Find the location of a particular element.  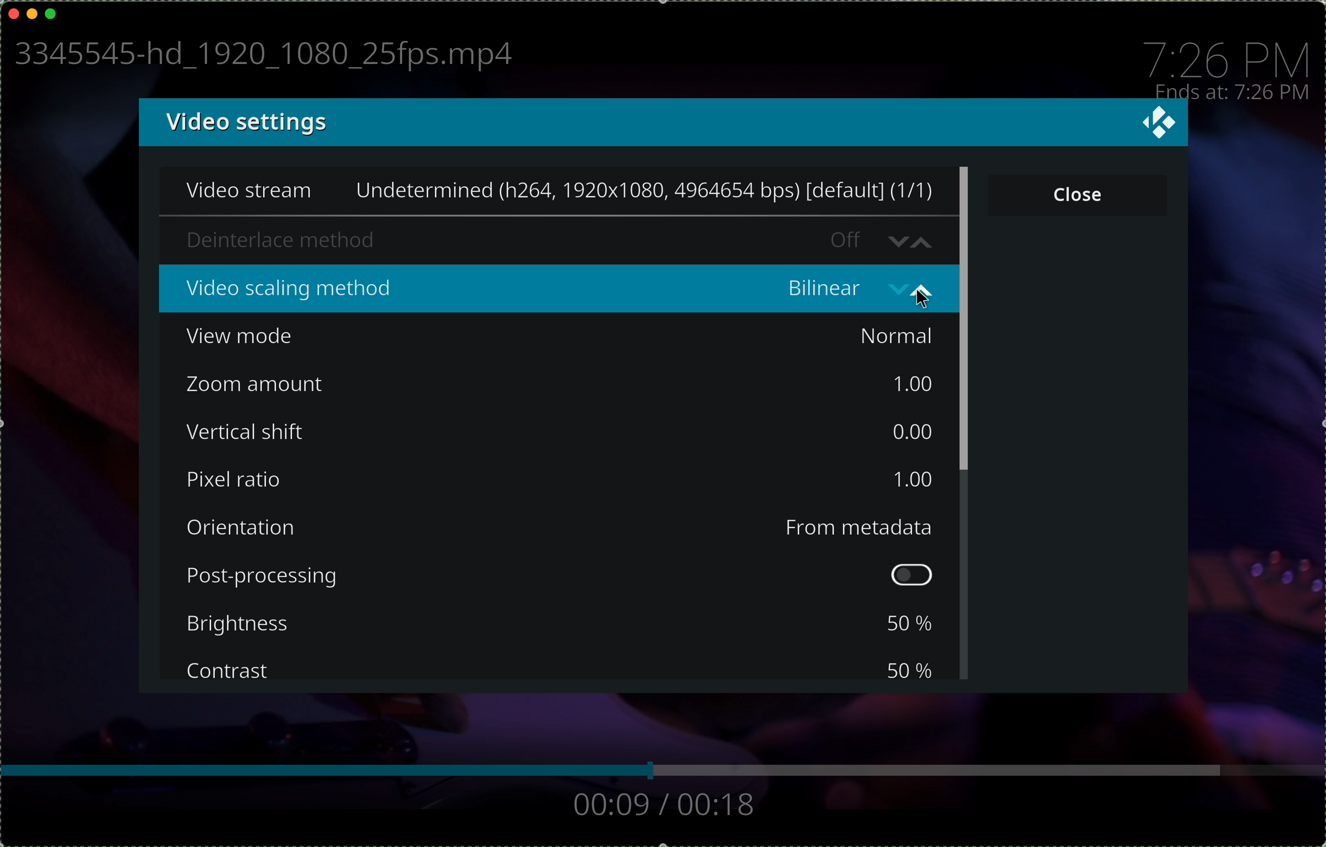

track time is located at coordinates (665, 807).